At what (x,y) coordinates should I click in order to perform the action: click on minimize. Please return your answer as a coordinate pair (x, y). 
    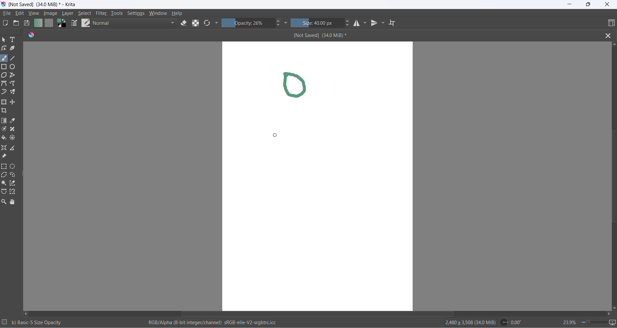
    Looking at the image, I should click on (570, 4).